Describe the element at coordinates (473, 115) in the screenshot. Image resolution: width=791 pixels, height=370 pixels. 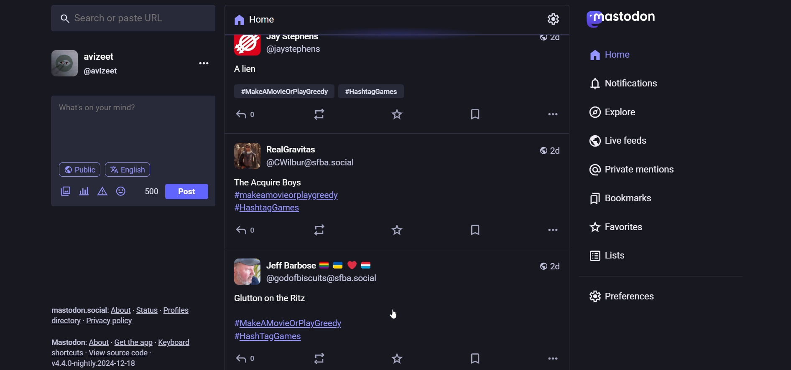
I see `bookmark` at that location.